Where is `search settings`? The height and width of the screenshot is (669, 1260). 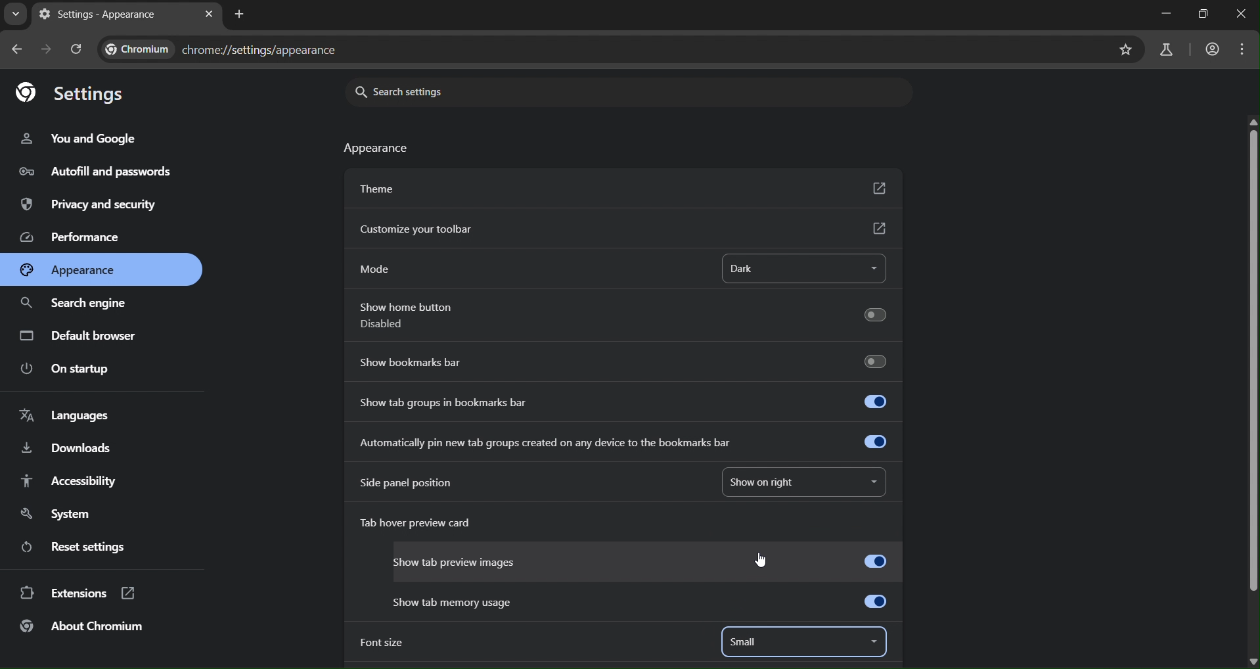
search settings is located at coordinates (461, 91).